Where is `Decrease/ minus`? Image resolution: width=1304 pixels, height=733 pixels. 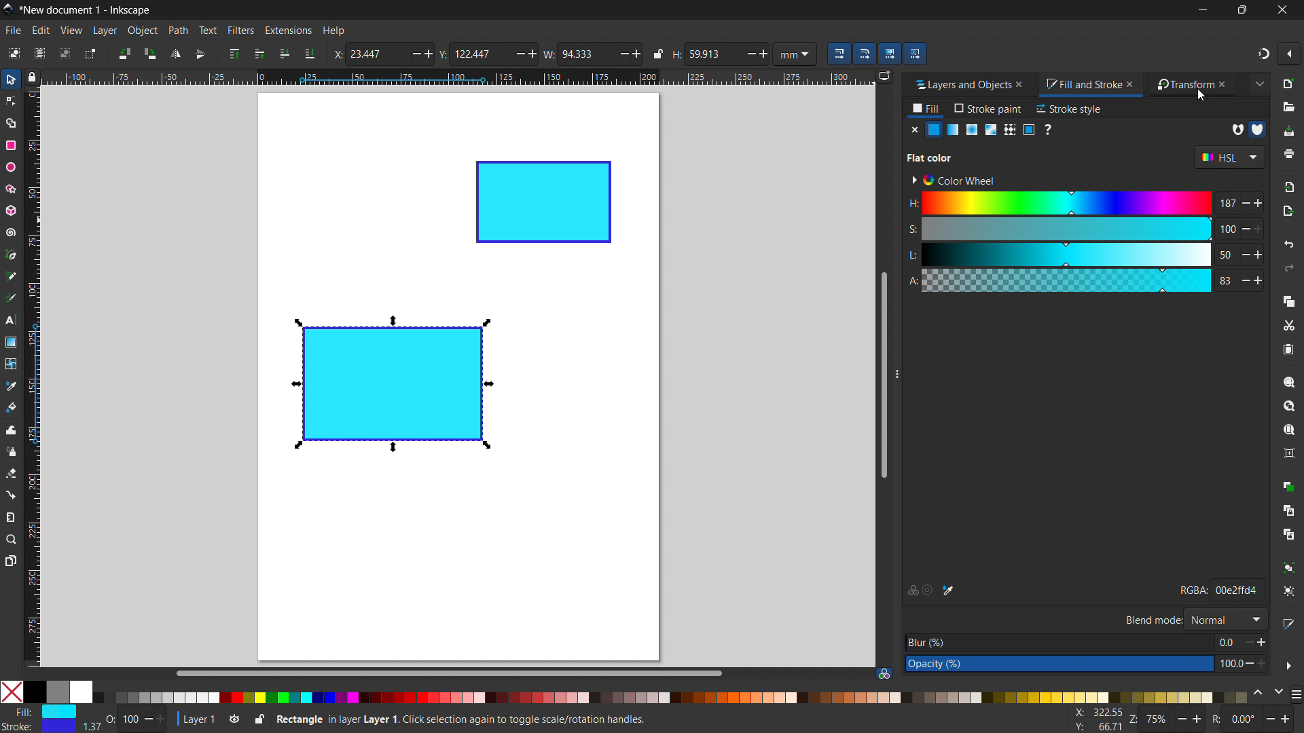 Decrease/ minus is located at coordinates (746, 53).